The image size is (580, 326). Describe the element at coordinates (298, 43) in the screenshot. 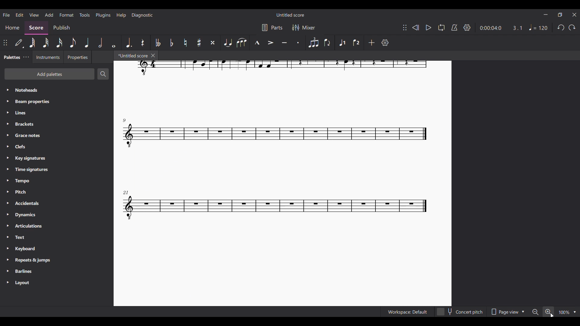

I see `Staccato` at that location.